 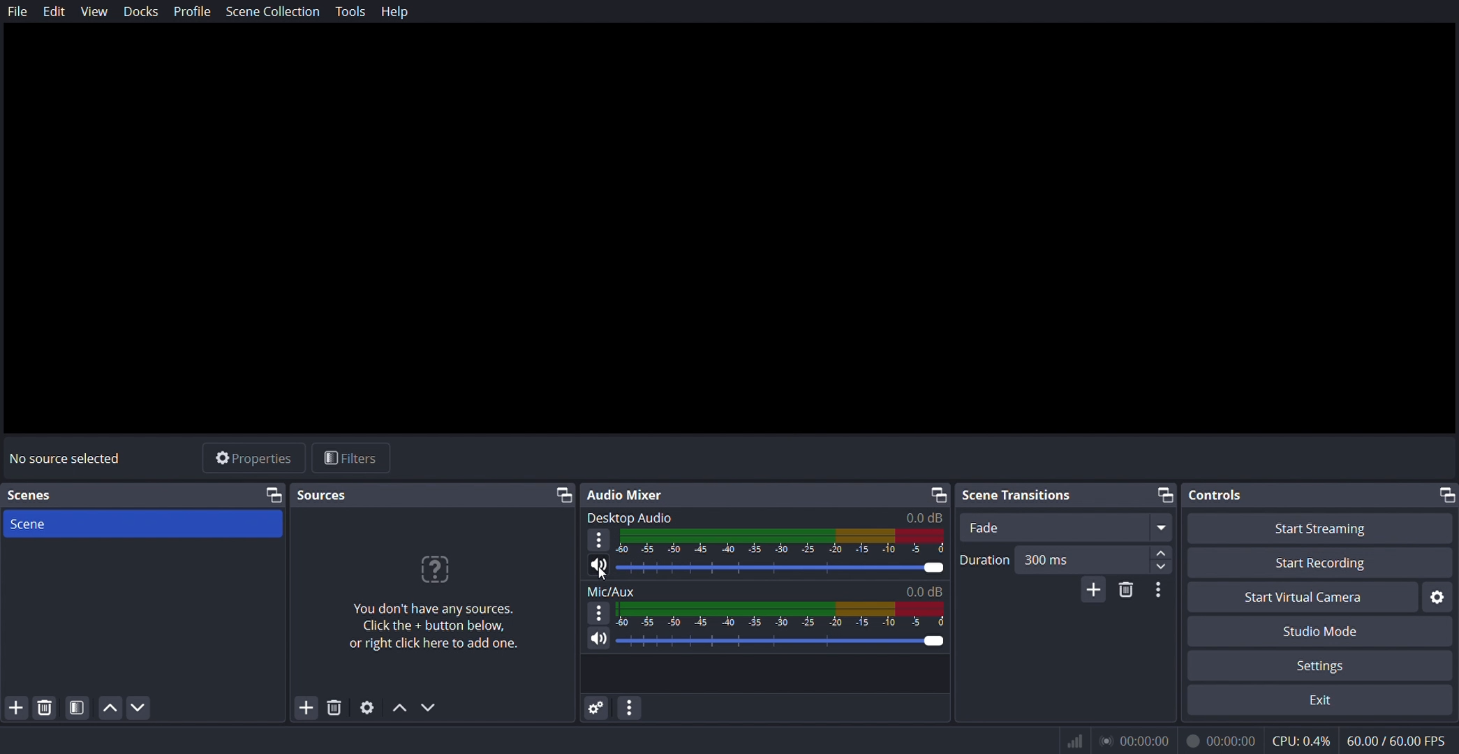 I want to click on restore, so click(x=561, y=495).